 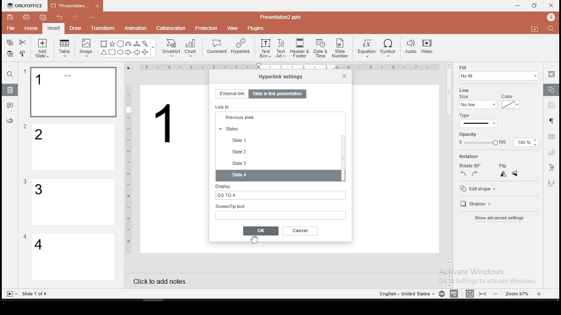 What do you see at coordinates (498, 73) in the screenshot?
I see `fill` at bounding box center [498, 73].